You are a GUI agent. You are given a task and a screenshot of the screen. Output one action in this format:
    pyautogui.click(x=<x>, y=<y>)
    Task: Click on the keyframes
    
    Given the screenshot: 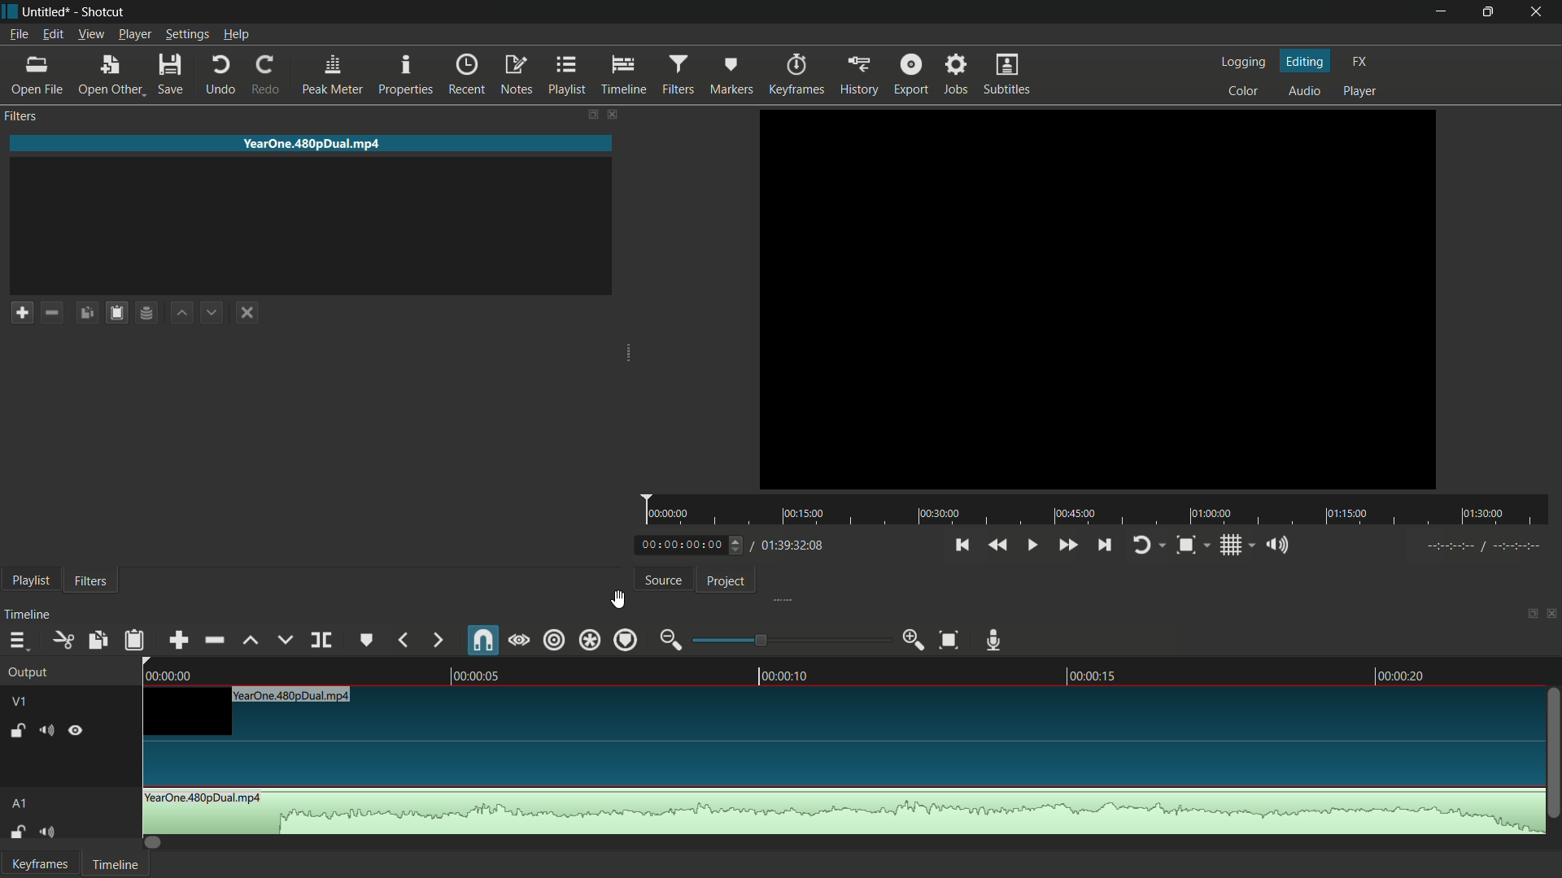 What is the action you would take?
    pyautogui.click(x=38, y=864)
    